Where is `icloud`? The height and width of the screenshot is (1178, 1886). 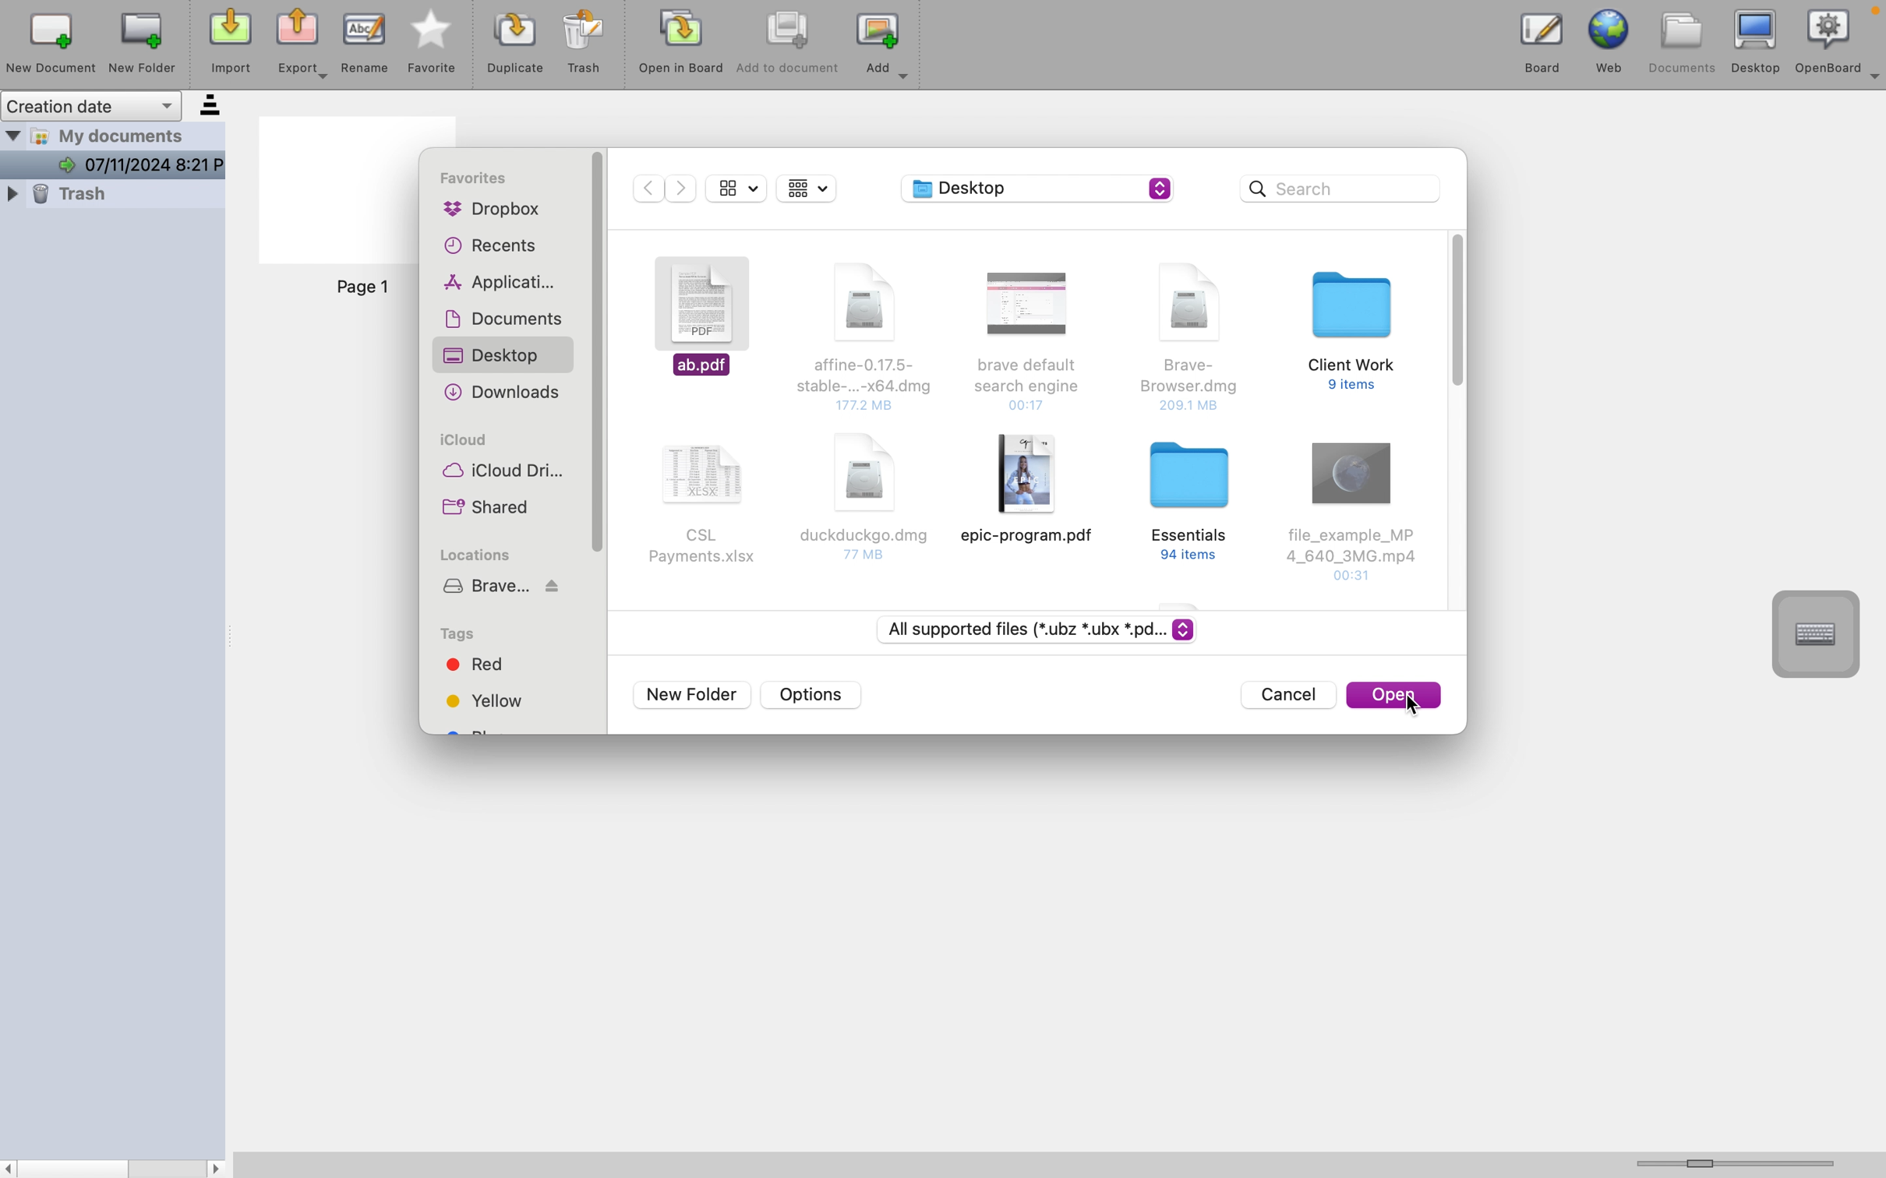
icloud is located at coordinates (471, 439).